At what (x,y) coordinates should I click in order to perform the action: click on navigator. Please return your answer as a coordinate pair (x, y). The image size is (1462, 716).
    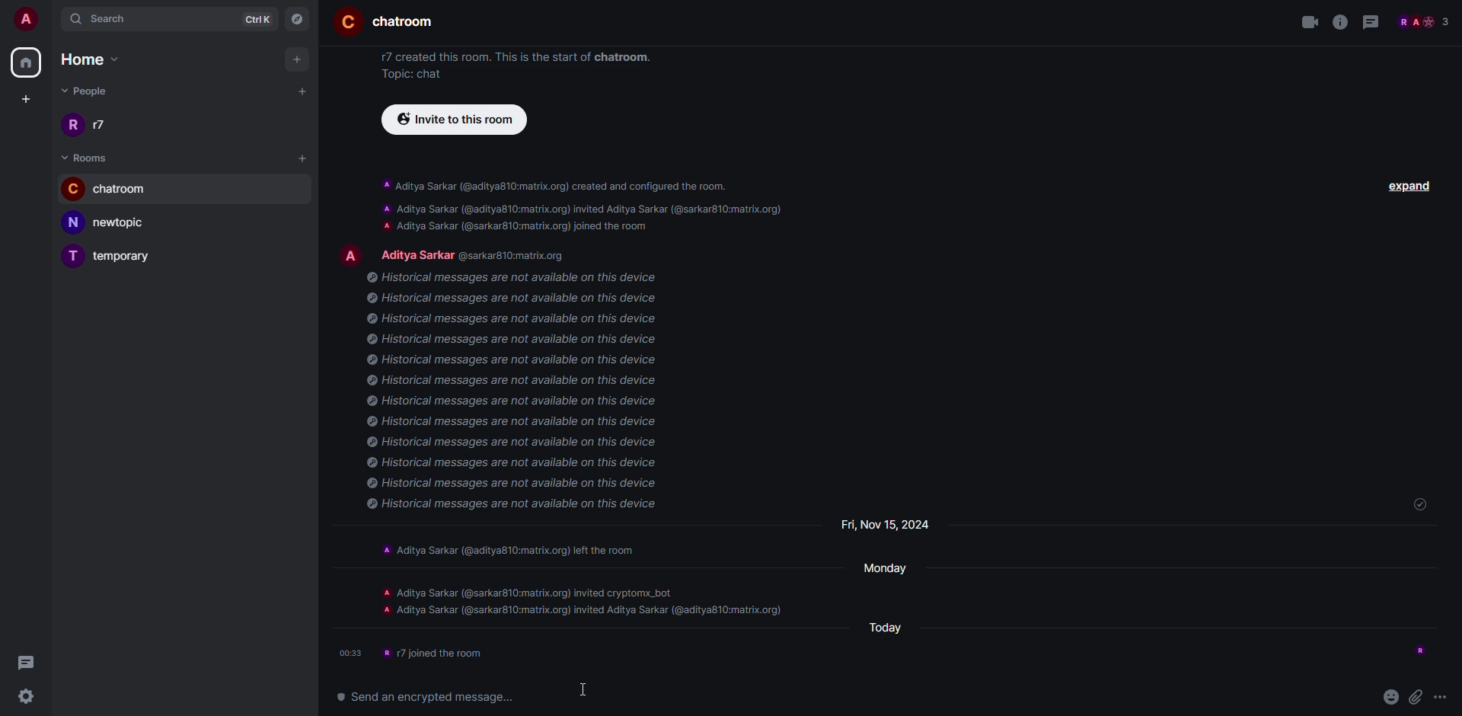
    Looking at the image, I should click on (297, 18).